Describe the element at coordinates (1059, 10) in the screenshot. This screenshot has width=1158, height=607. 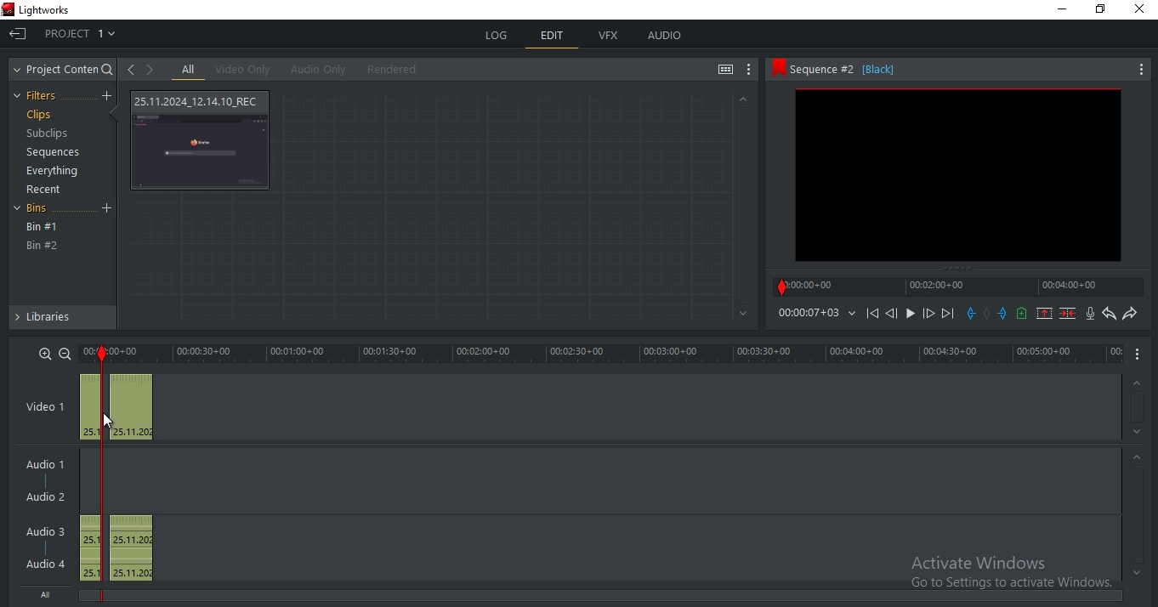
I see `Minimize` at that location.